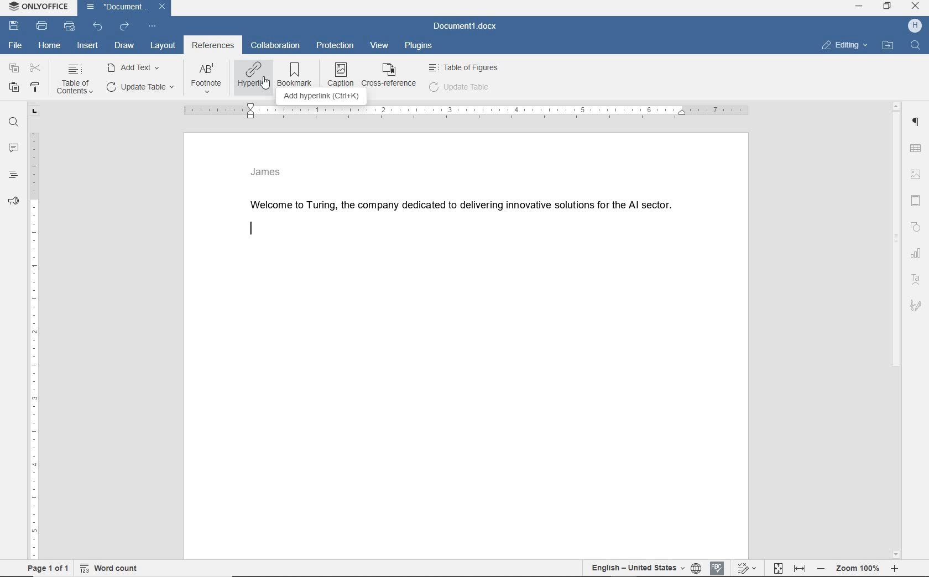 This screenshot has width=929, height=577. I want to click on Restore down, so click(890, 9).